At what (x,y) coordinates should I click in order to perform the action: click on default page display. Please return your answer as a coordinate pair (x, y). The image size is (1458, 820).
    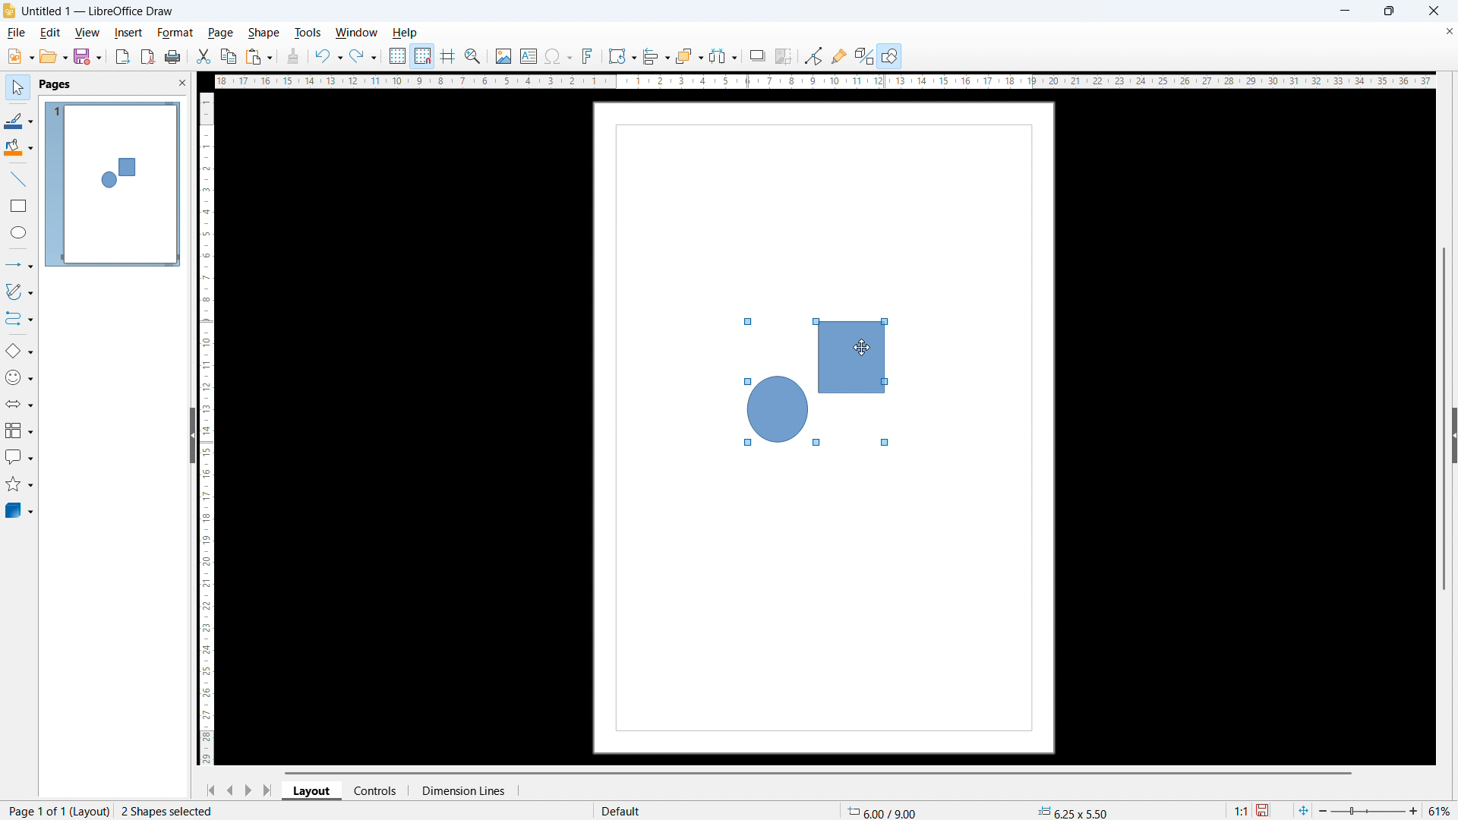
    Looking at the image, I should click on (620, 810).